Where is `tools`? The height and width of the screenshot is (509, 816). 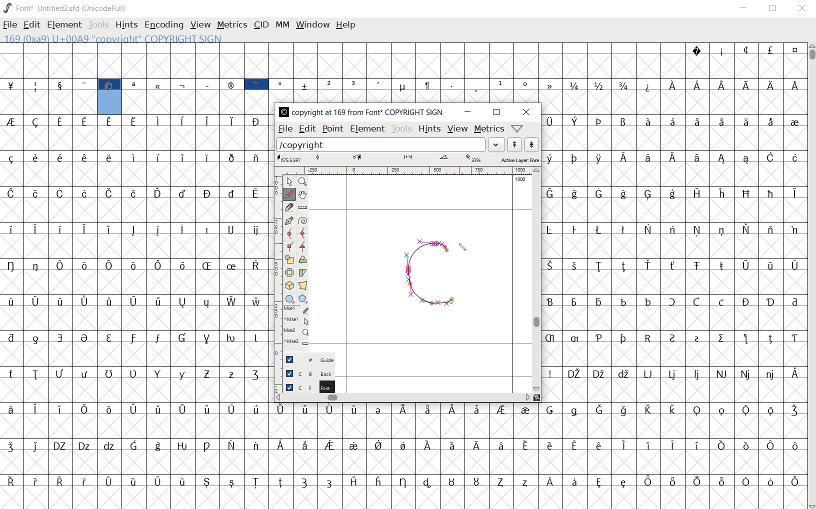 tools is located at coordinates (99, 26).